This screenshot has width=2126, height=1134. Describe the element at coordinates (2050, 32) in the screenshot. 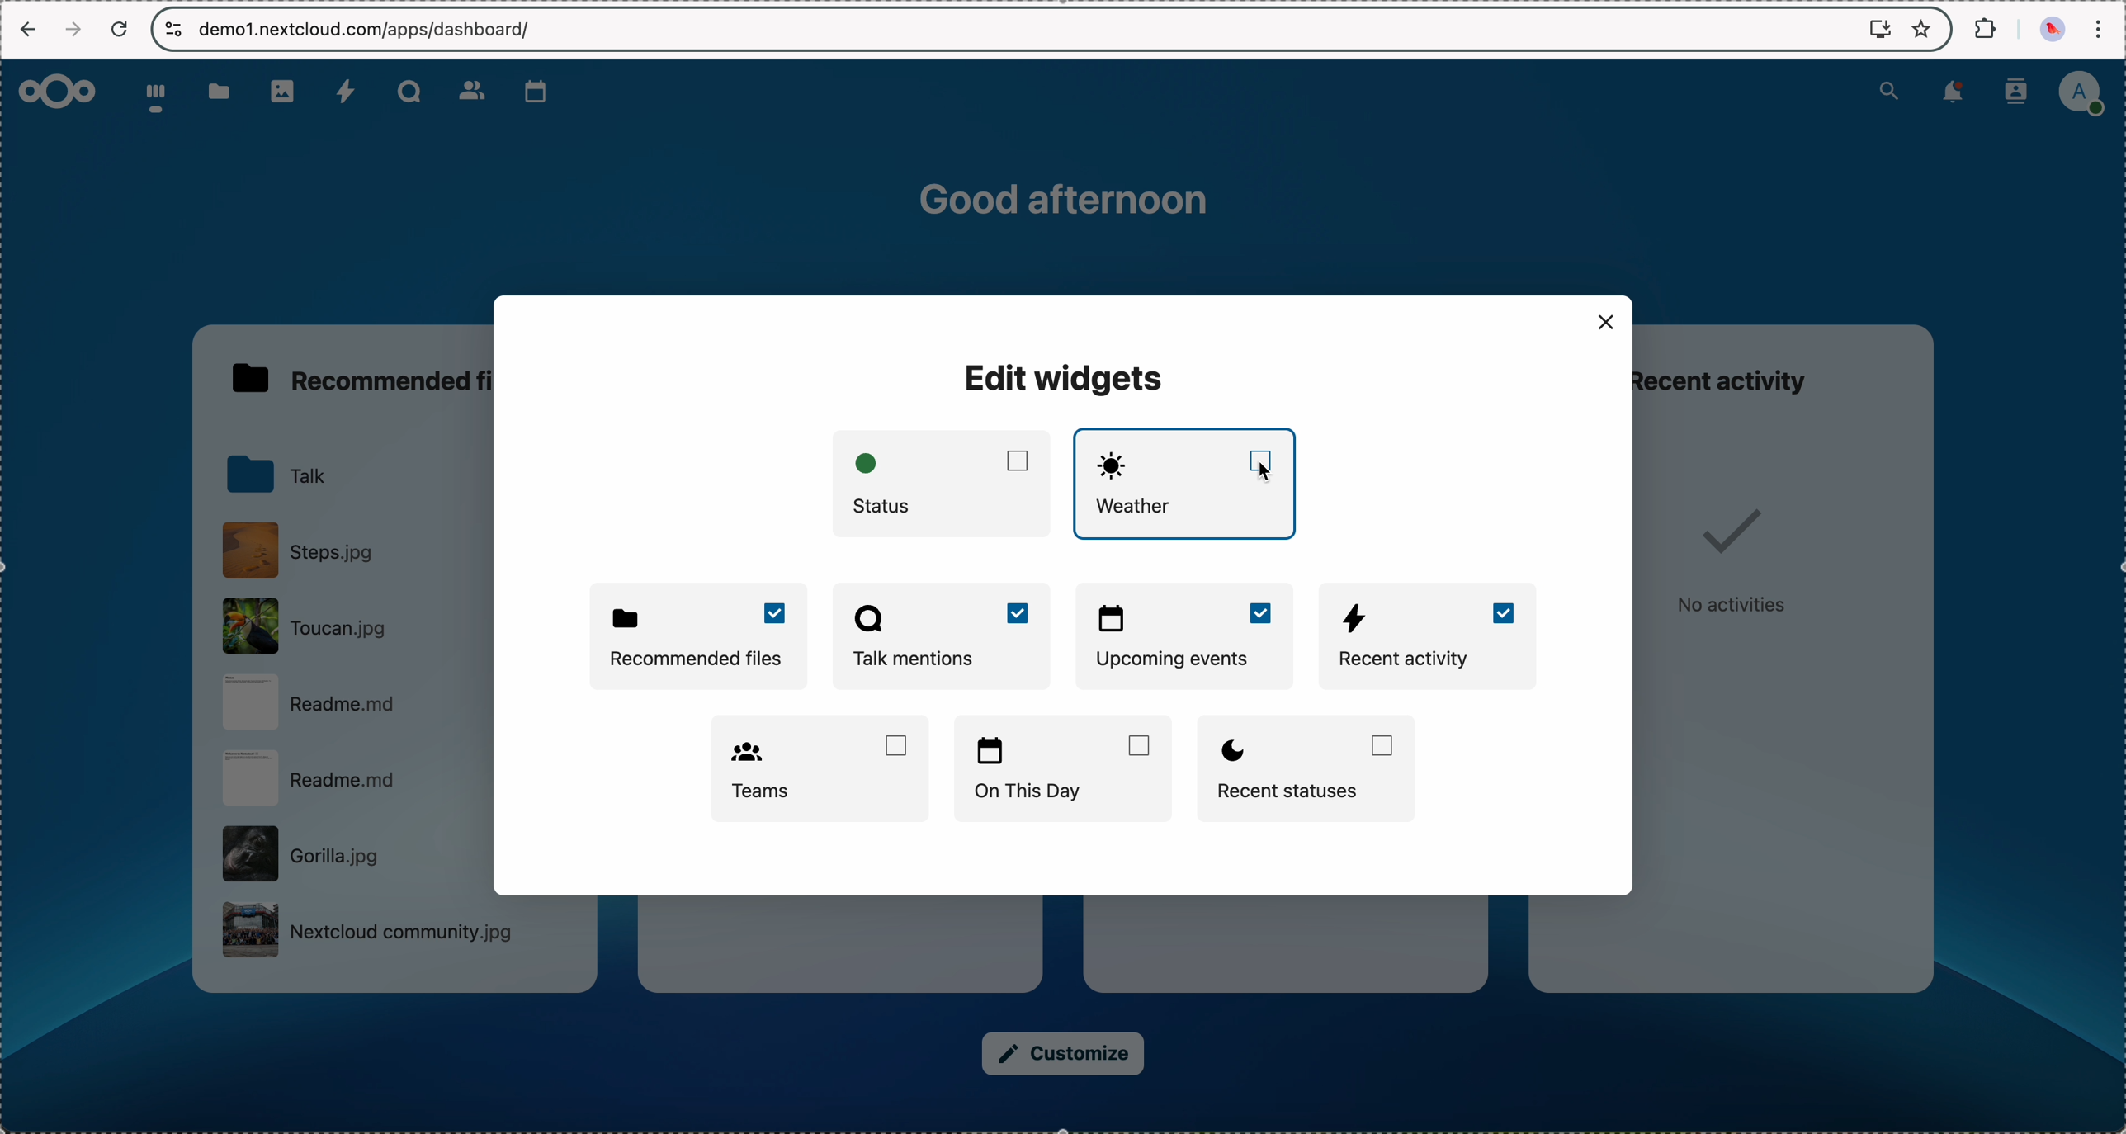

I see `profile picture` at that location.